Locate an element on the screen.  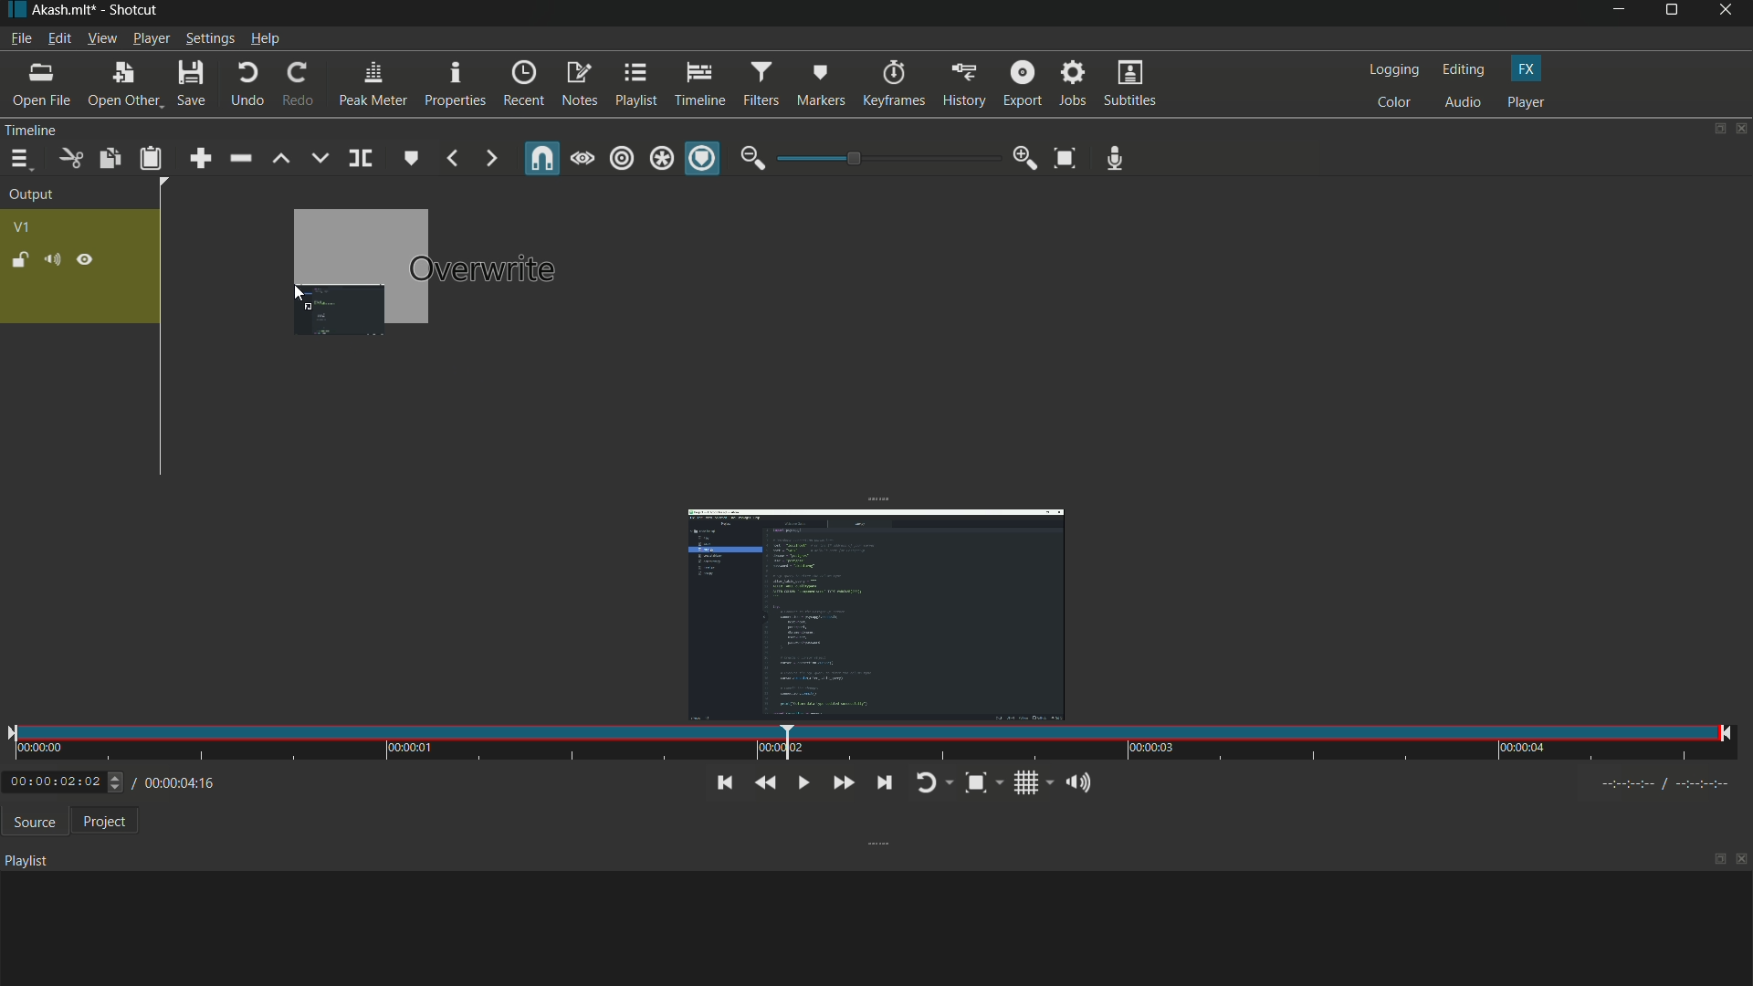
export is located at coordinates (1020, 84).